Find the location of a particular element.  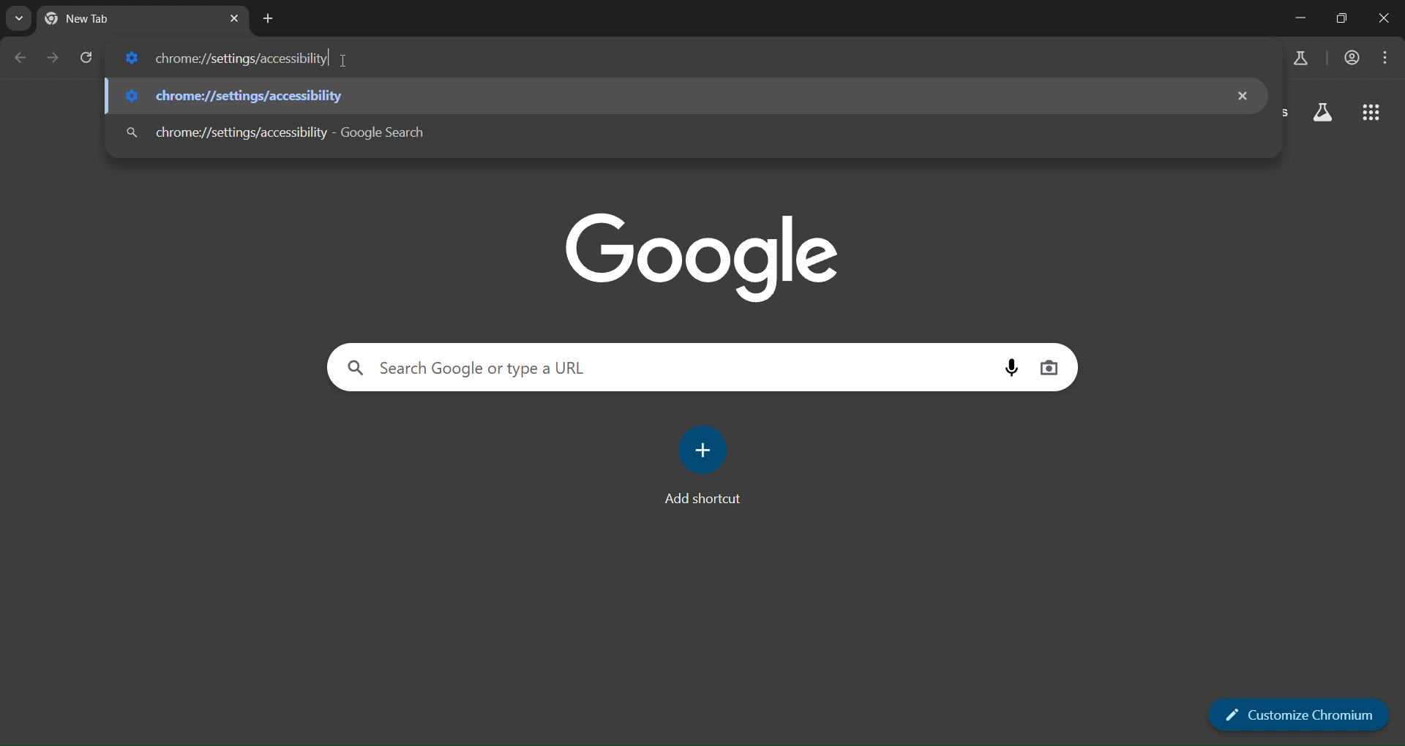

Search Google or type a URL is located at coordinates (639, 364).